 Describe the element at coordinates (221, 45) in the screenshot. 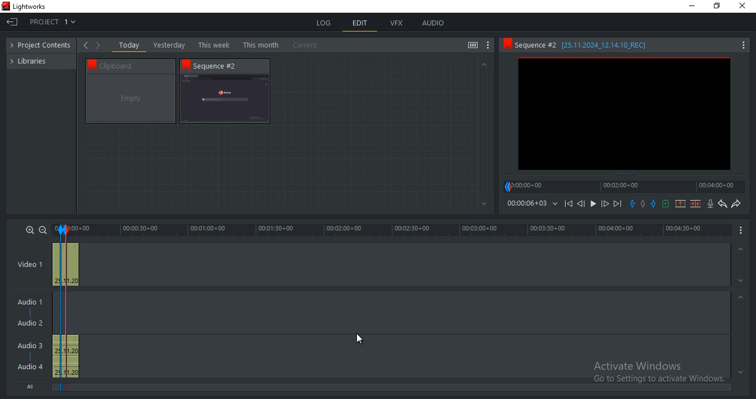

I see `Today, yesterday, This week, This month, Current` at that location.